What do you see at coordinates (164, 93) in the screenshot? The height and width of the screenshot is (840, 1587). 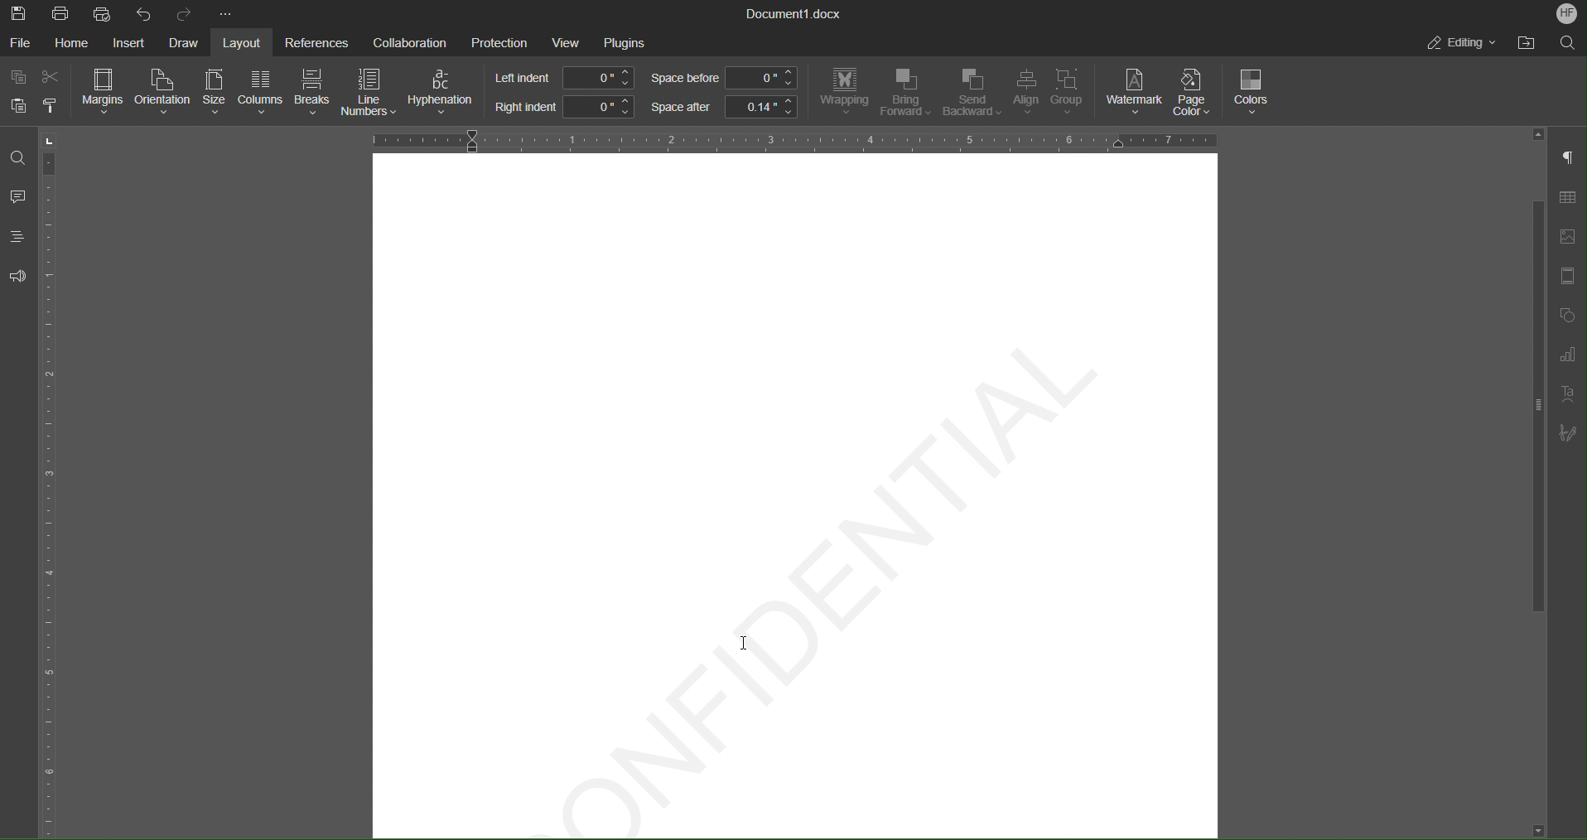 I see `Orientation` at bounding box center [164, 93].